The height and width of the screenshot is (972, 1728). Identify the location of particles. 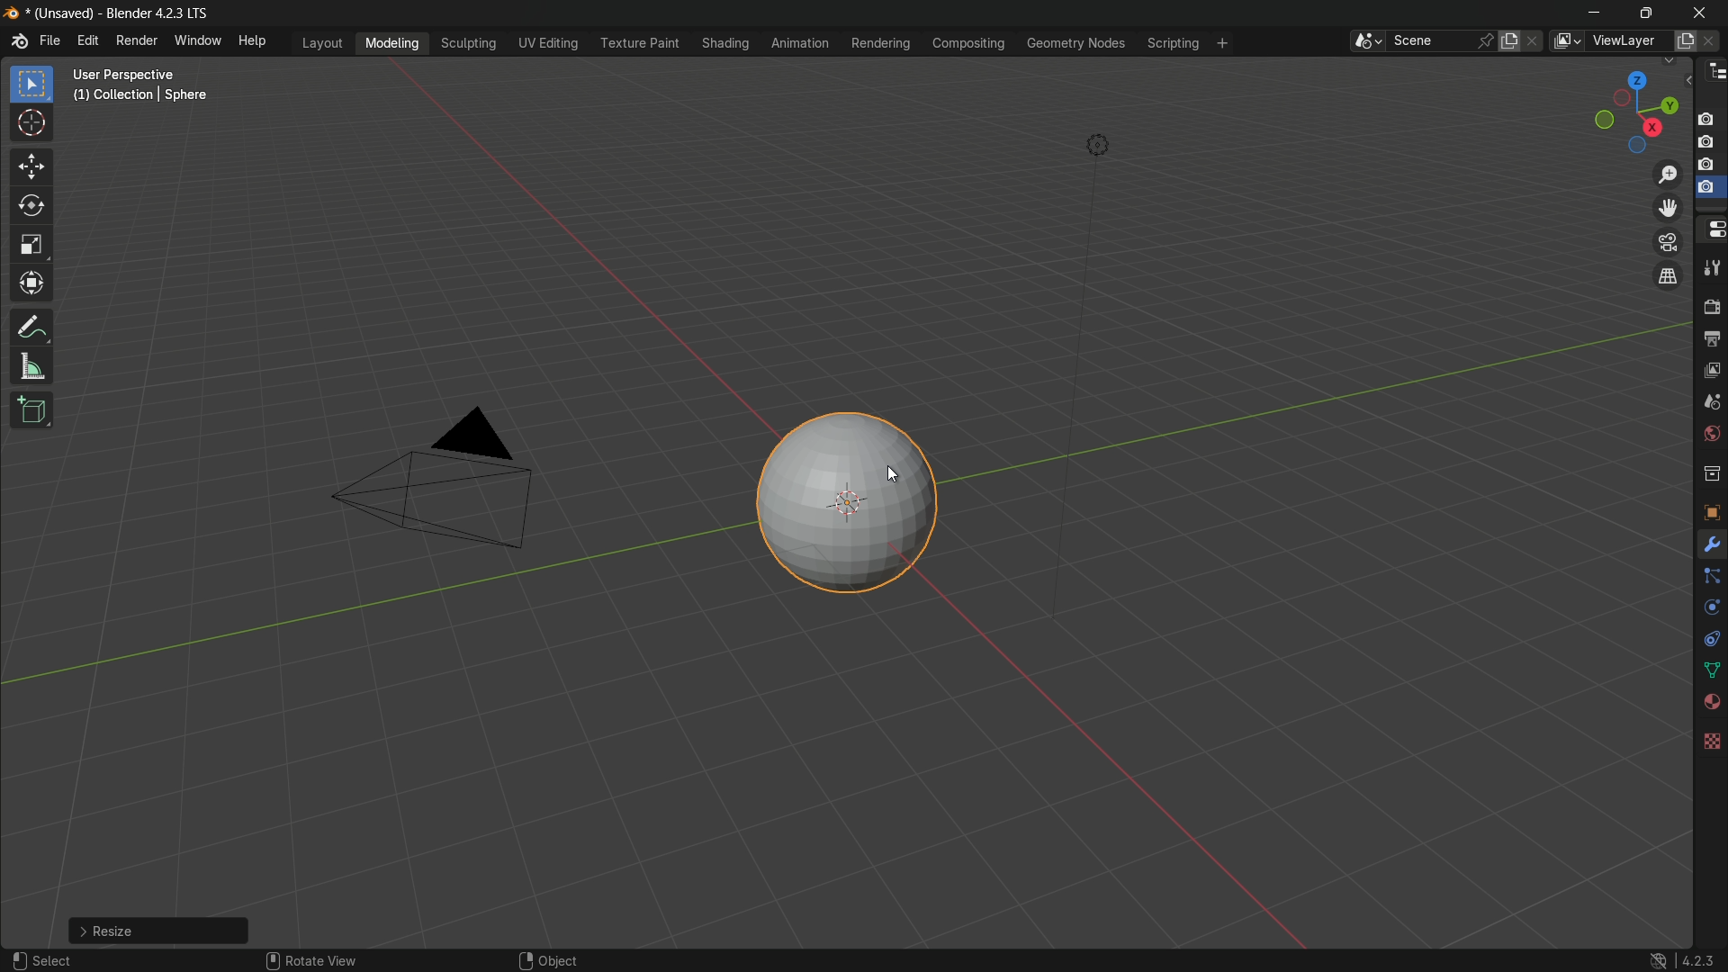
(1712, 580).